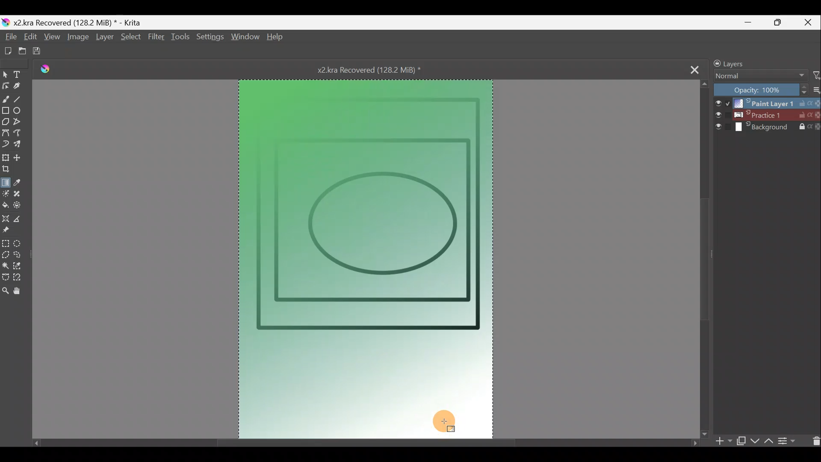 This screenshot has width=821, height=462. I want to click on Document name, so click(74, 22).